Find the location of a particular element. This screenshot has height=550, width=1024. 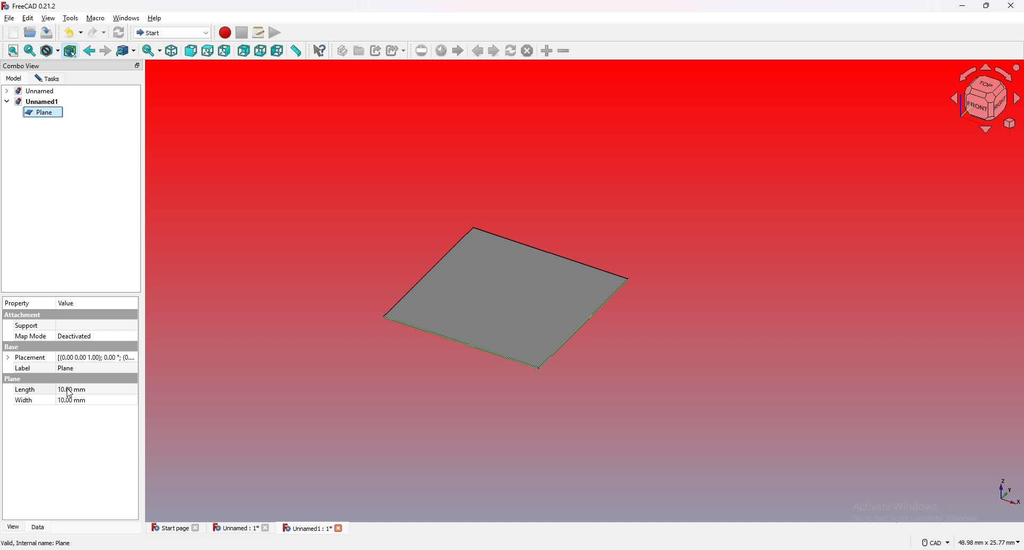

whats this is located at coordinates (319, 51).